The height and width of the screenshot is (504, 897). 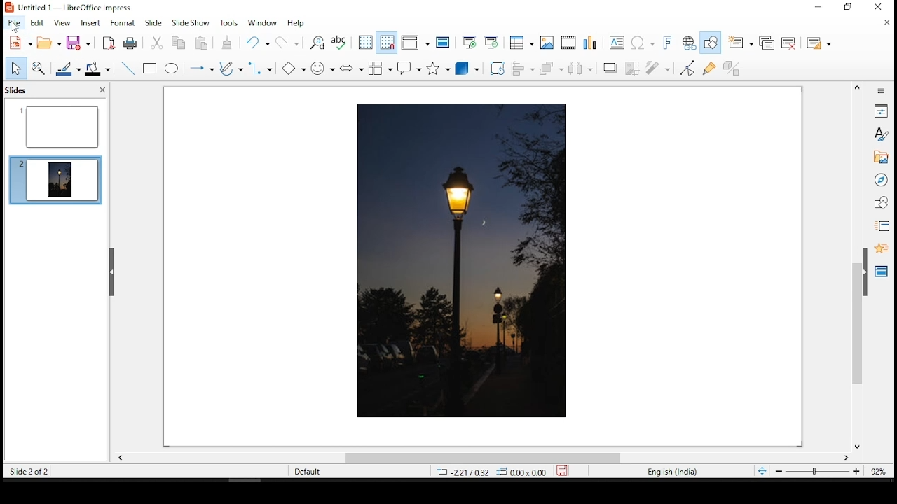 I want to click on scroll bar, so click(x=857, y=267).